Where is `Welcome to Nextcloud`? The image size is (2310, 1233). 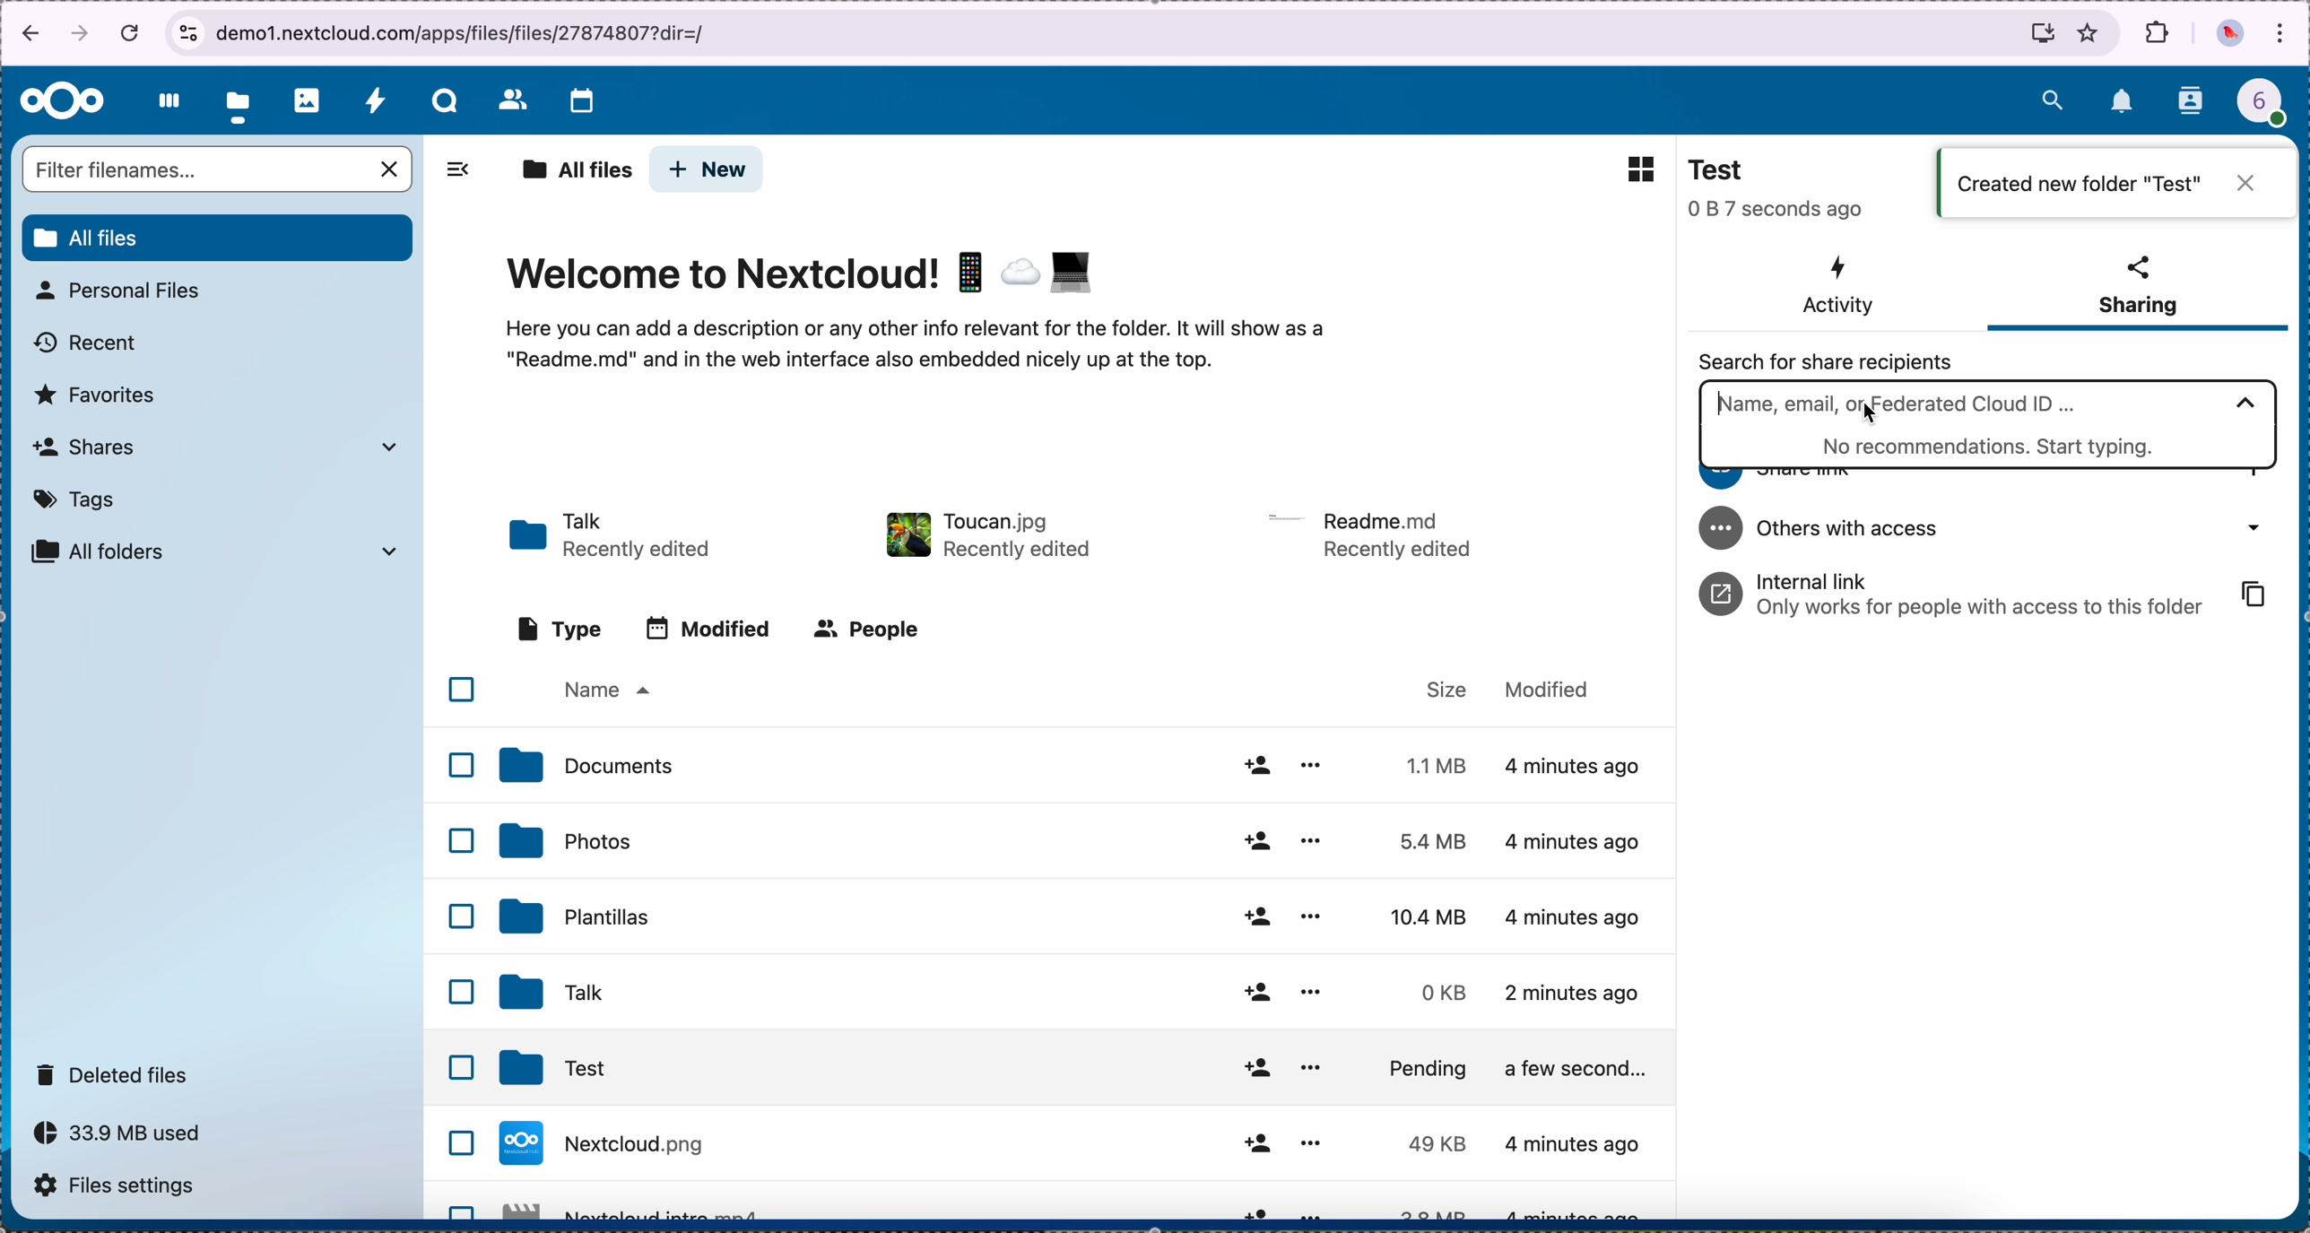 Welcome to Nextcloud is located at coordinates (804, 276).